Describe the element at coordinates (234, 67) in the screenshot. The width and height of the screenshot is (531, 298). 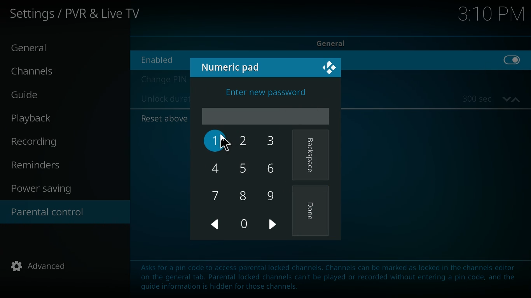
I see `numeric pad` at that location.